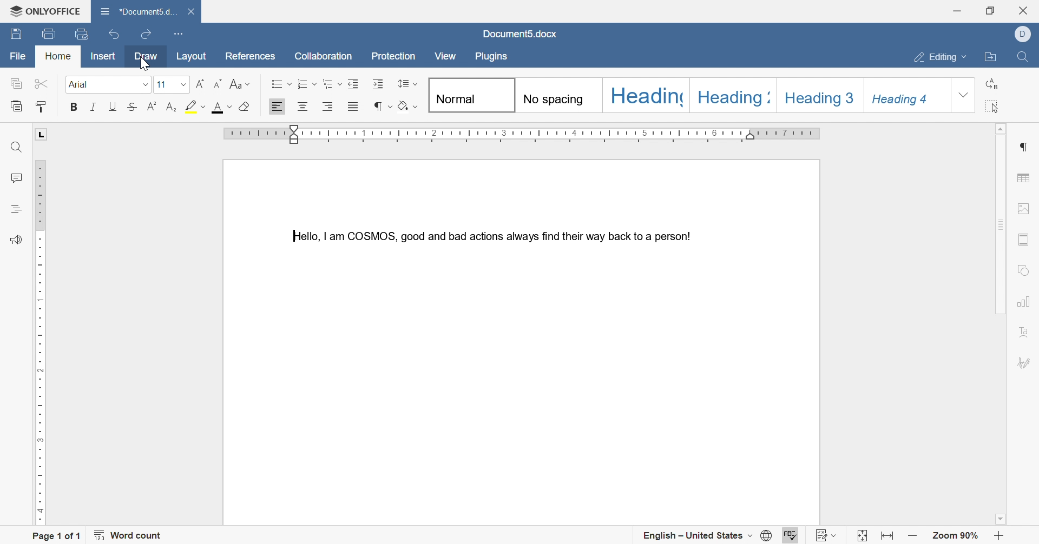 This screenshot has width=1039, height=544. Describe the element at coordinates (327, 107) in the screenshot. I see `align right` at that location.